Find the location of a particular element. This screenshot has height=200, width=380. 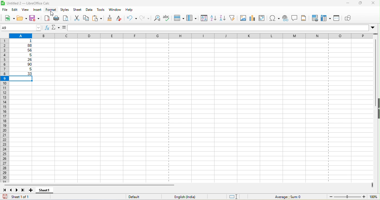

spelling is located at coordinates (166, 19).